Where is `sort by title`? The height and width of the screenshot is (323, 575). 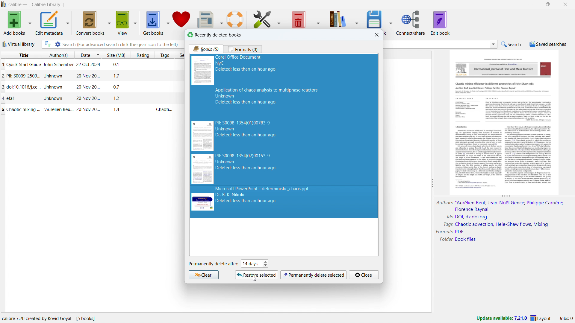
sort by title is located at coordinates (21, 55).